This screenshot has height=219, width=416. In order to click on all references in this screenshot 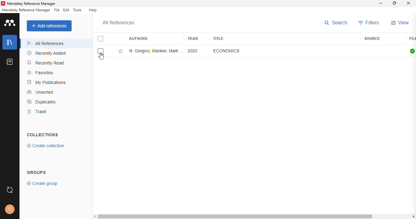, I will do `click(46, 43)`.